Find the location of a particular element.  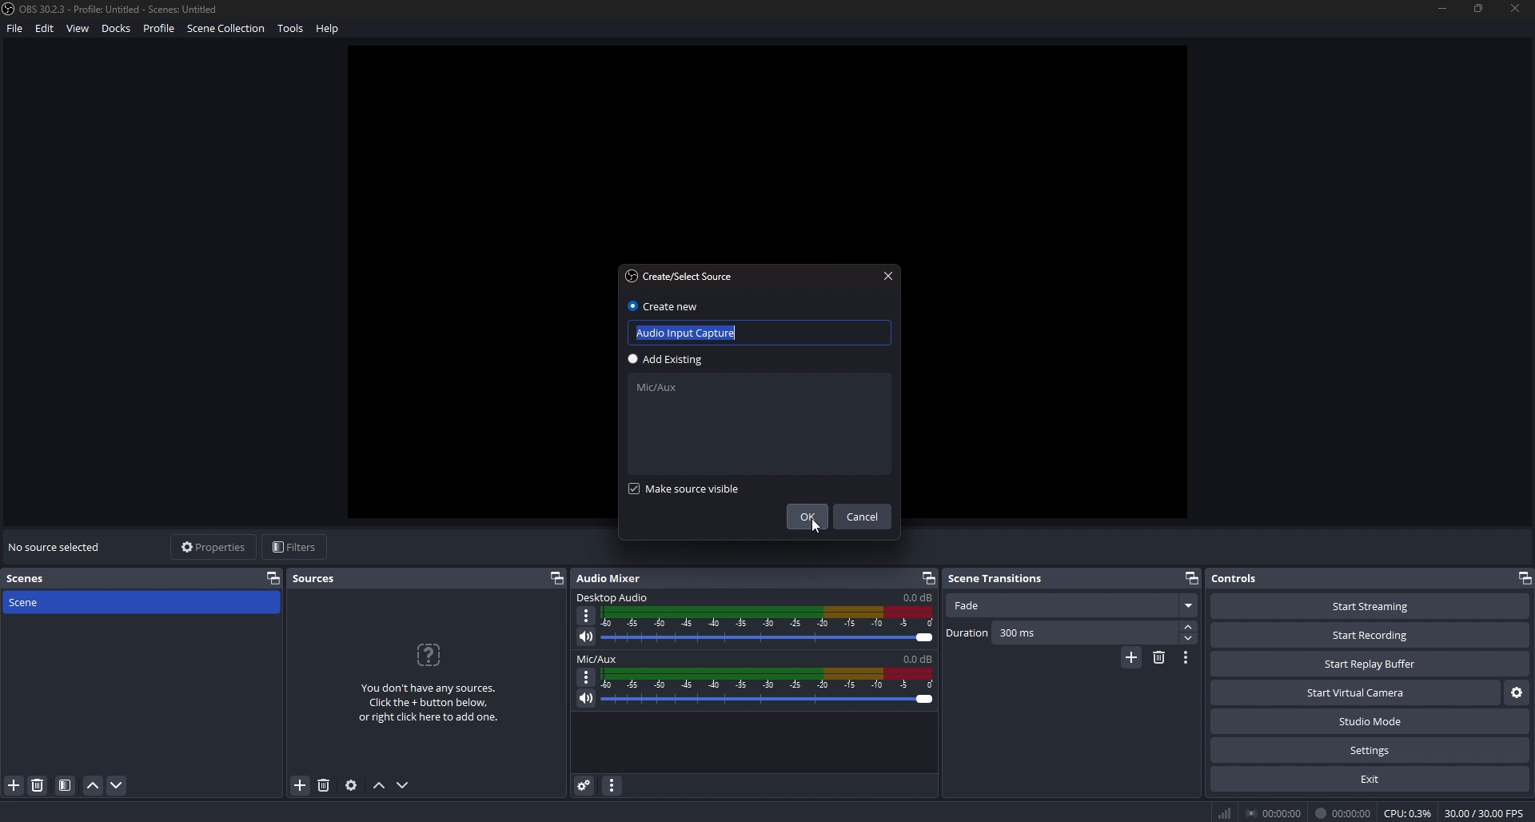

resize is located at coordinates (1481, 7).